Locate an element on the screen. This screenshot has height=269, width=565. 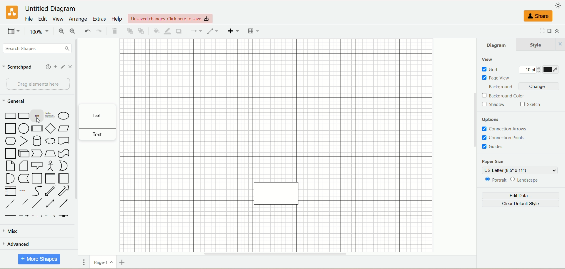
connector 3 is located at coordinates (37, 216).